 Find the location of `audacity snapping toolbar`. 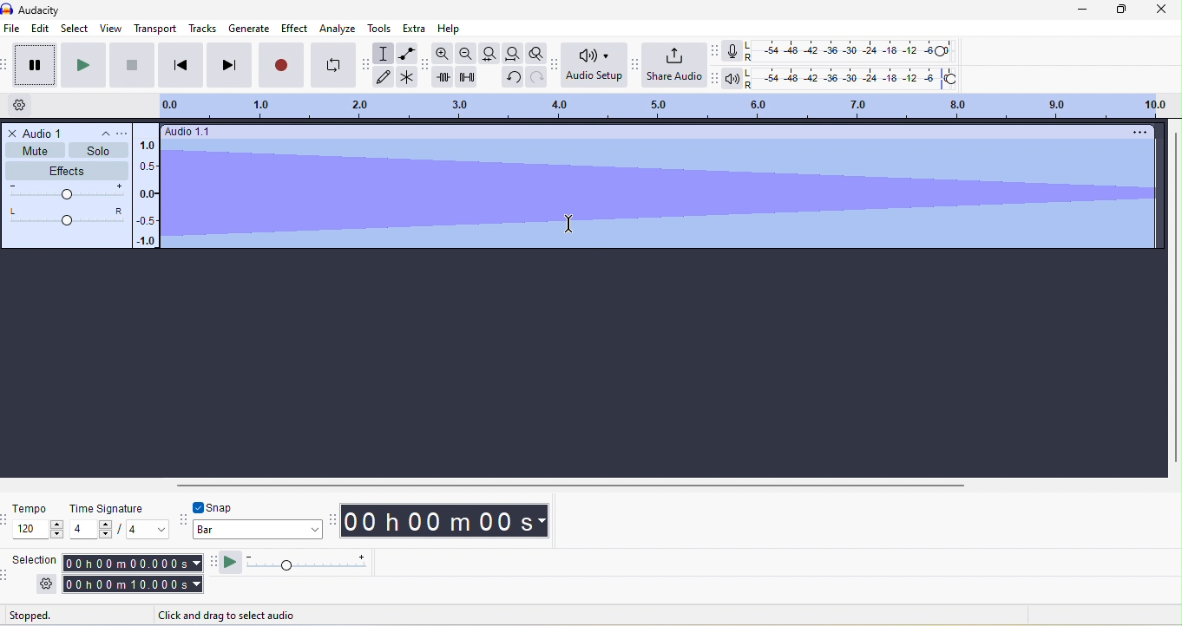

audacity snapping toolbar is located at coordinates (185, 518).